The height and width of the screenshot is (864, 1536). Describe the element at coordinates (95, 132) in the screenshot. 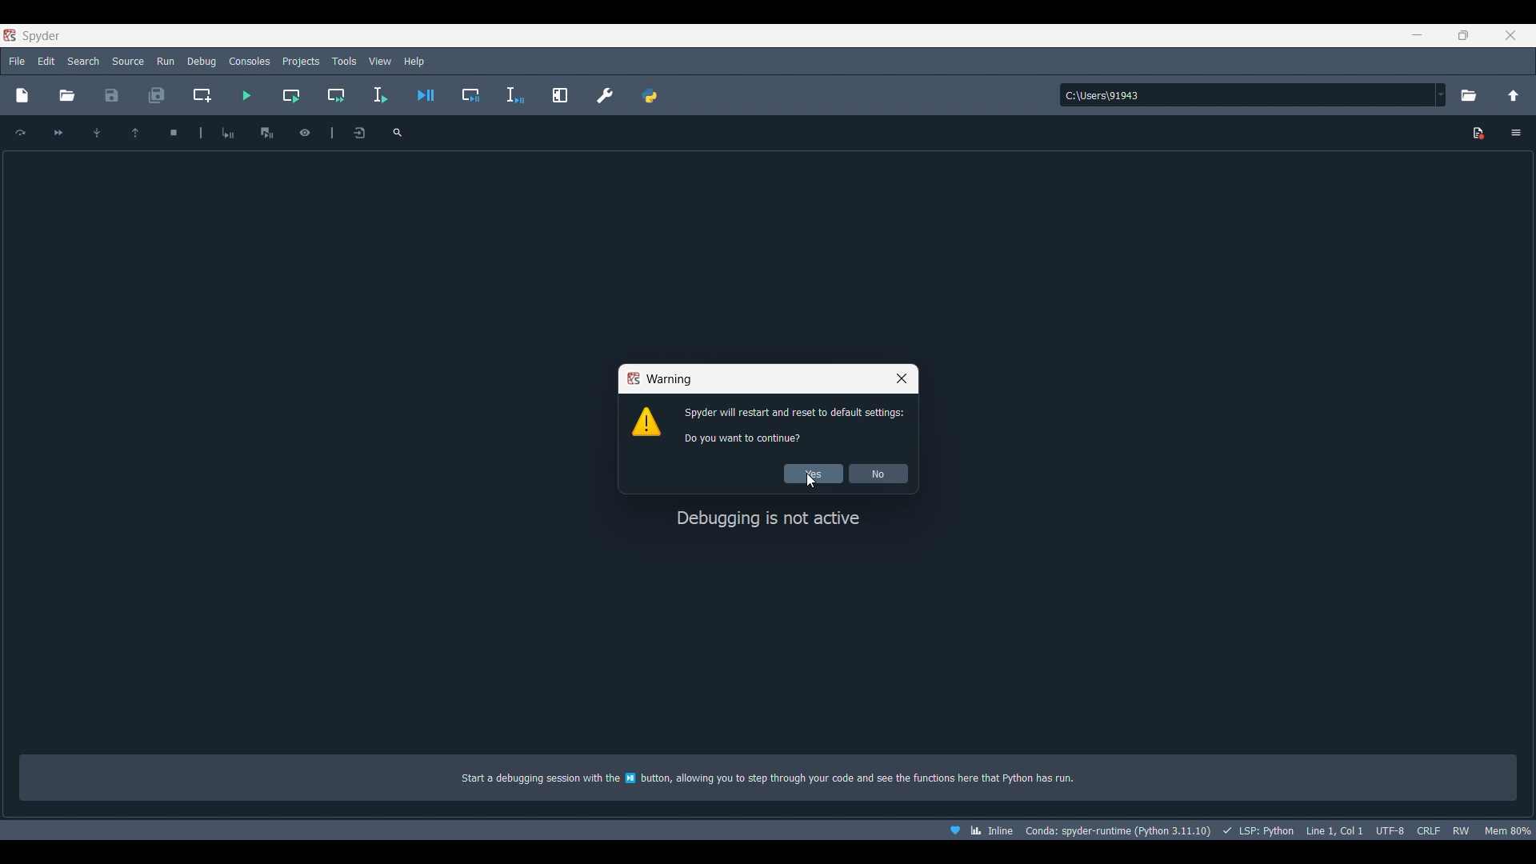

I see `move down` at that location.